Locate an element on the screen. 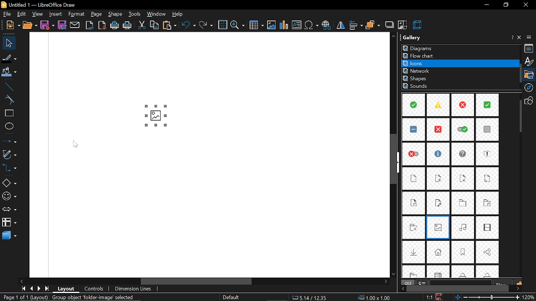 Image resolution: width=536 pixels, height=301 pixels. move right is located at coordinates (518, 288).